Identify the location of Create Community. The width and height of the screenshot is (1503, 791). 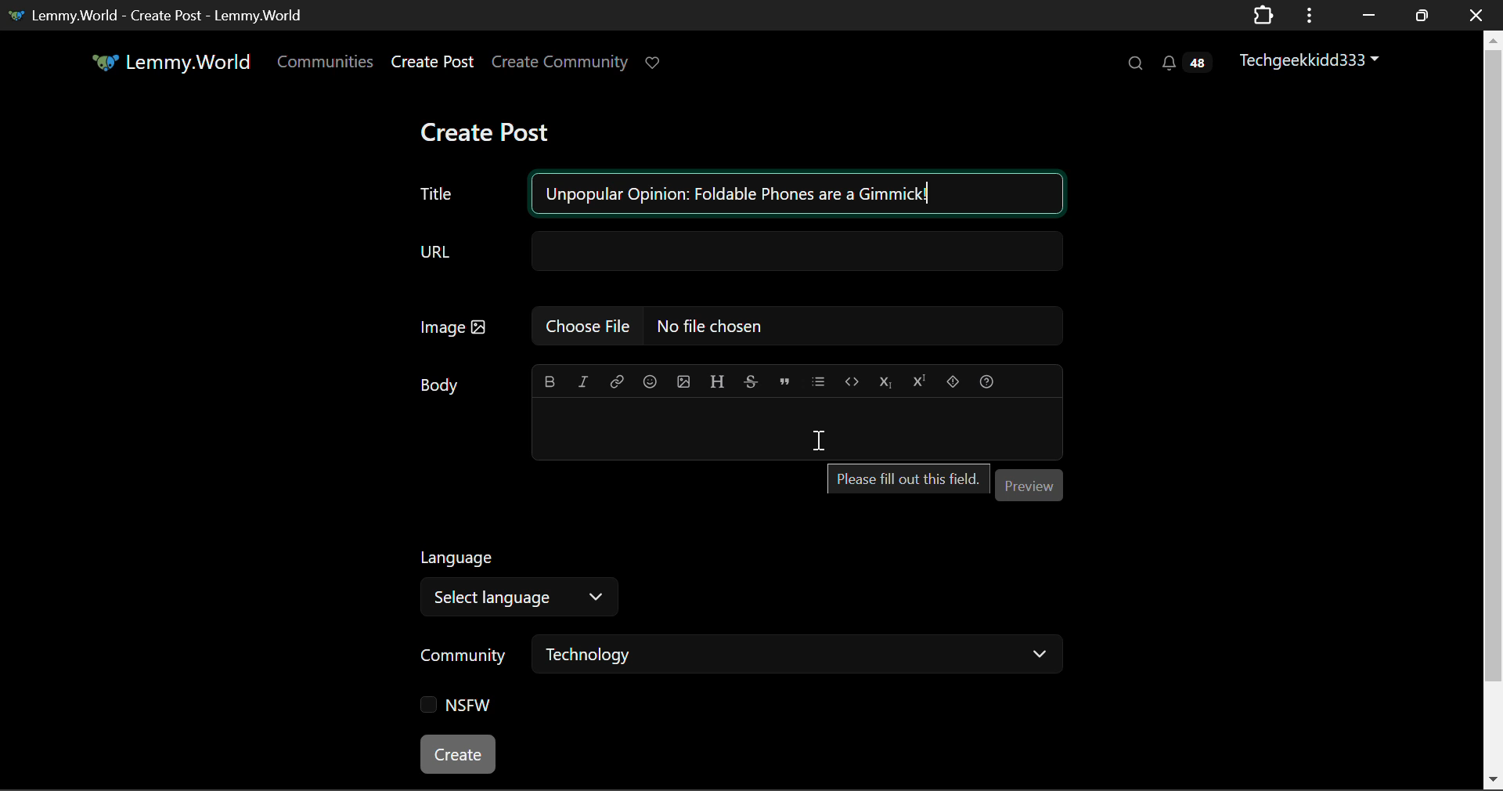
(560, 64).